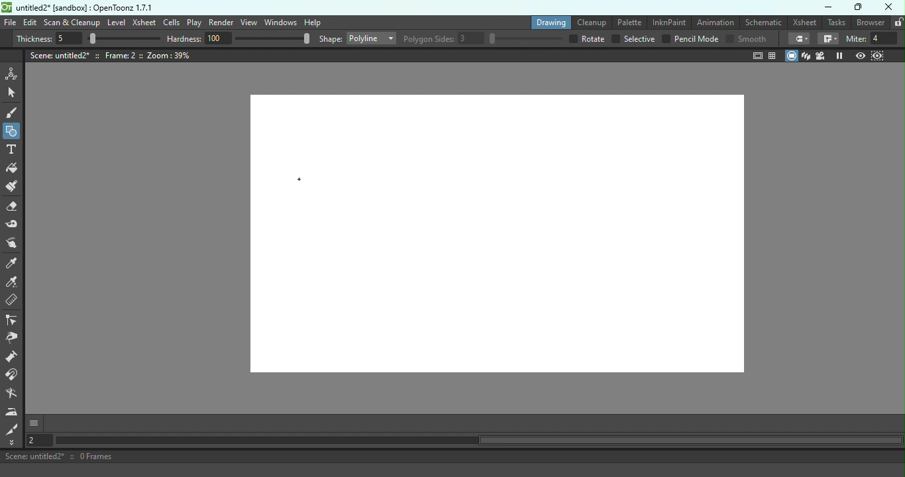 This screenshot has width=905, height=477. I want to click on Edit, so click(30, 23).